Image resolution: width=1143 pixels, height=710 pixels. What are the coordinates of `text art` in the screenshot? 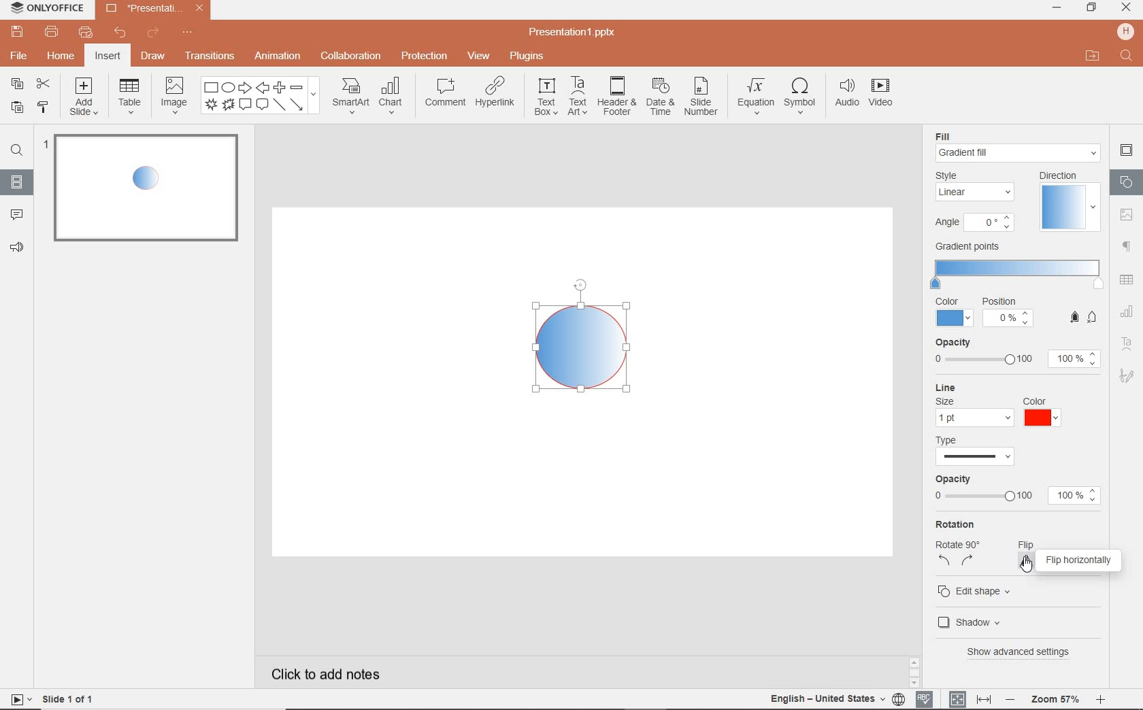 It's located at (1127, 343).